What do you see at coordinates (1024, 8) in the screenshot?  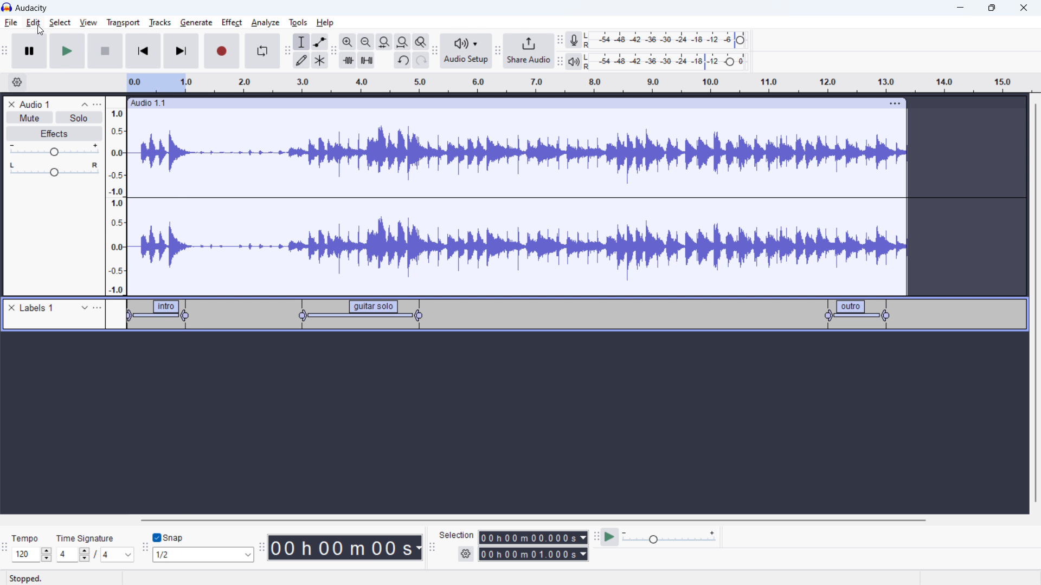 I see `close` at bounding box center [1024, 8].